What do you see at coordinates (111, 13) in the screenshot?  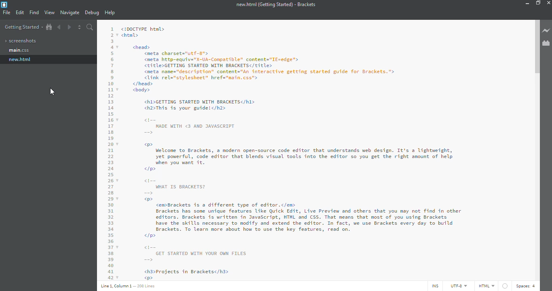 I see `help` at bounding box center [111, 13].